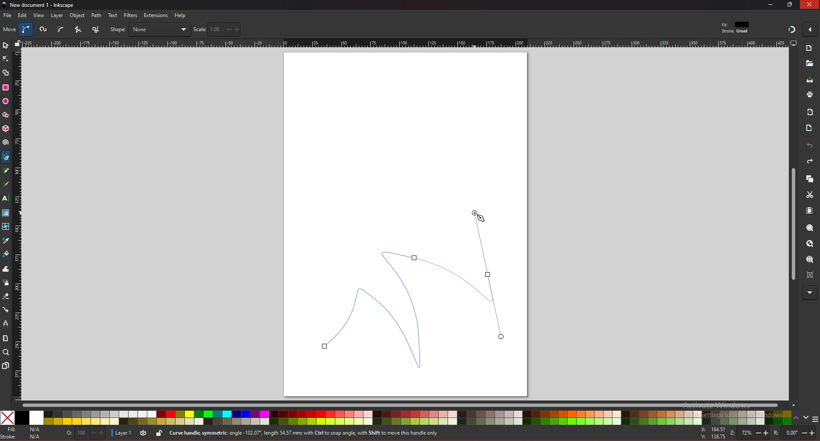 This screenshot has width=820, height=441. Describe the element at coordinates (809, 211) in the screenshot. I see `paste` at that location.